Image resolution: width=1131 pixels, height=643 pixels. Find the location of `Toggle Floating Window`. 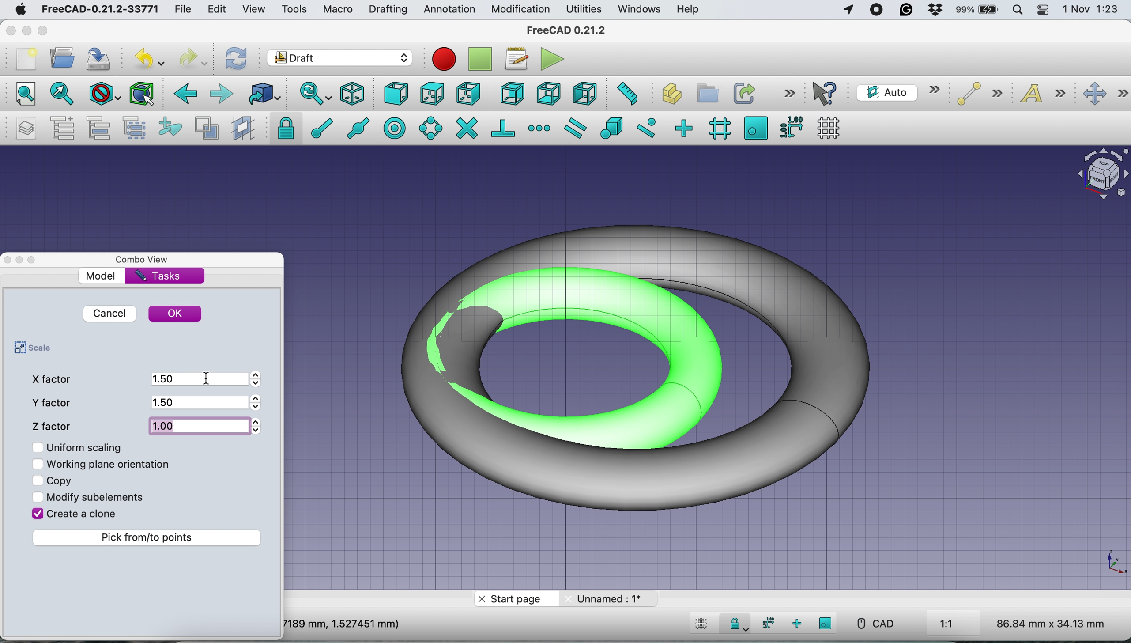

Toggle Floating Window is located at coordinates (21, 261).